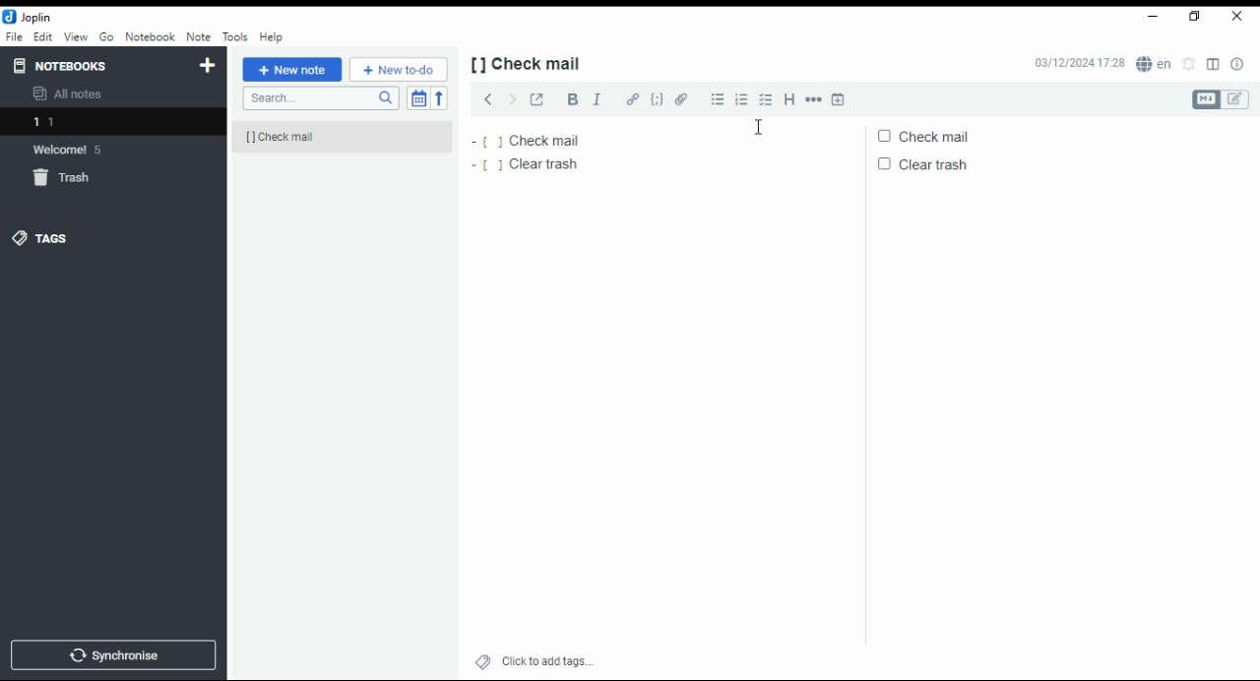 The image size is (1260, 681). Describe the element at coordinates (418, 97) in the screenshot. I see `toggle sort order field` at that location.